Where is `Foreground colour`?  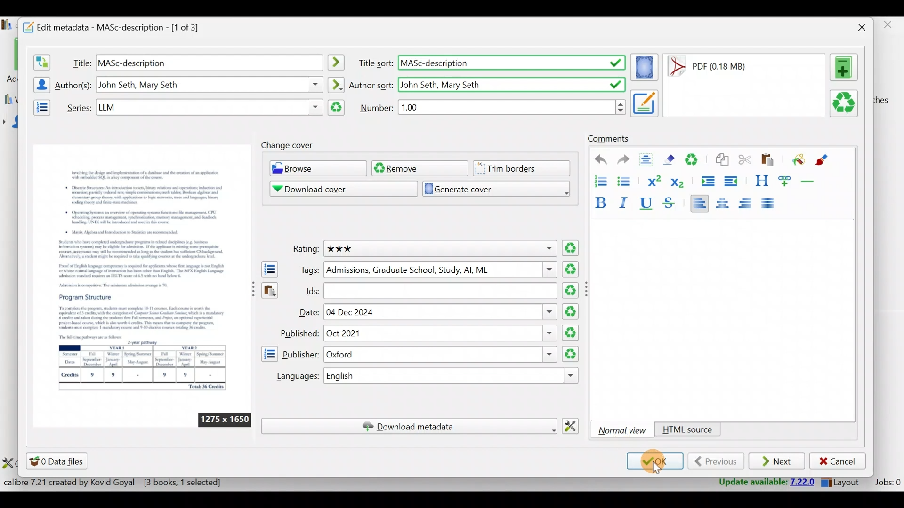
Foreground colour is located at coordinates (823, 160).